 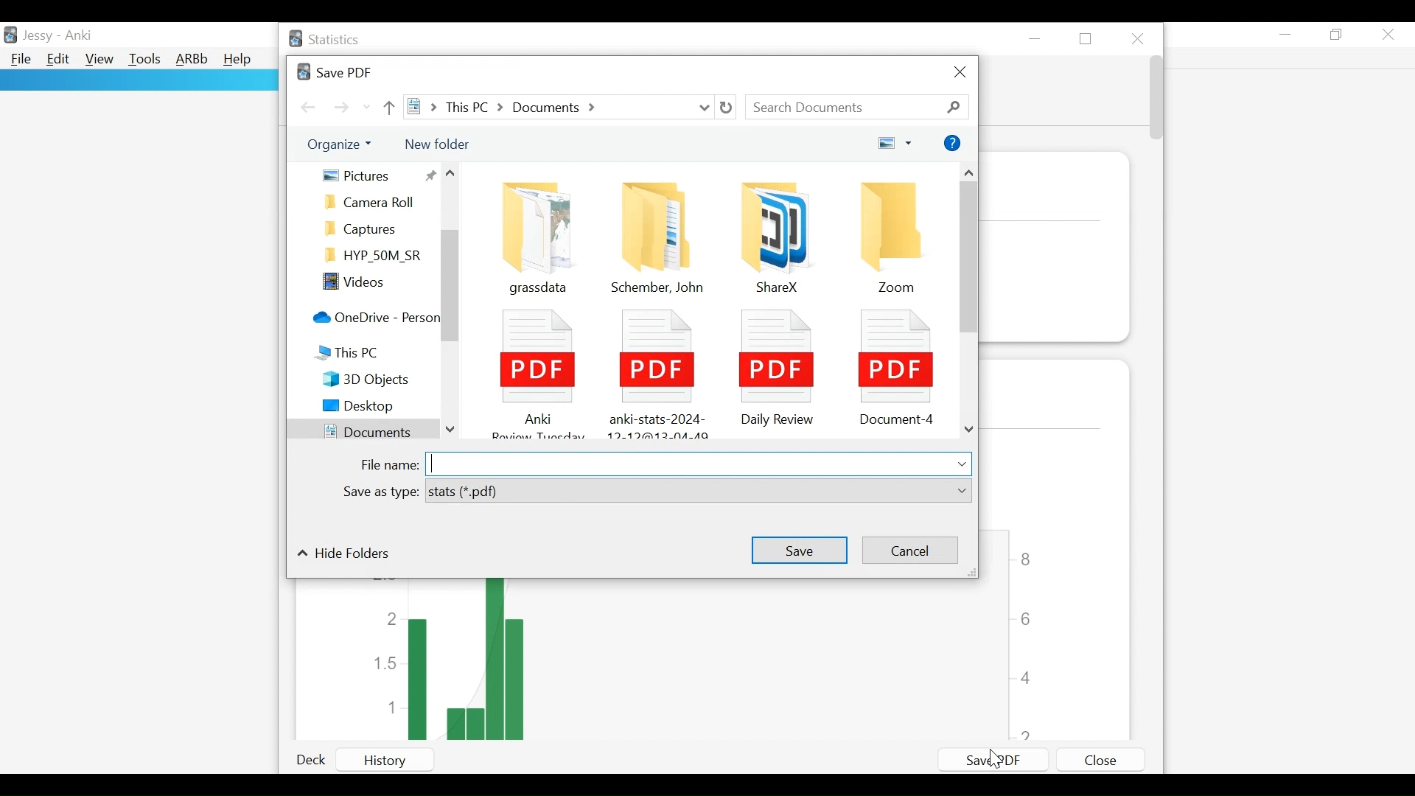 What do you see at coordinates (769, 233) in the screenshot?
I see `Folder` at bounding box center [769, 233].